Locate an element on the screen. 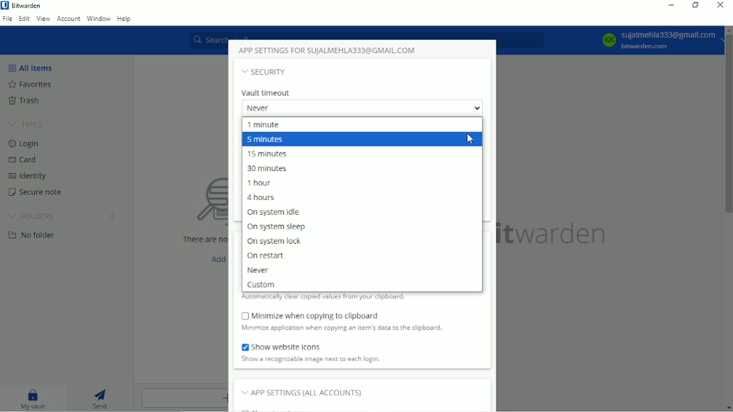 The height and width of the screenshot is (412, 733). Send is located at coordinates (100, 399).